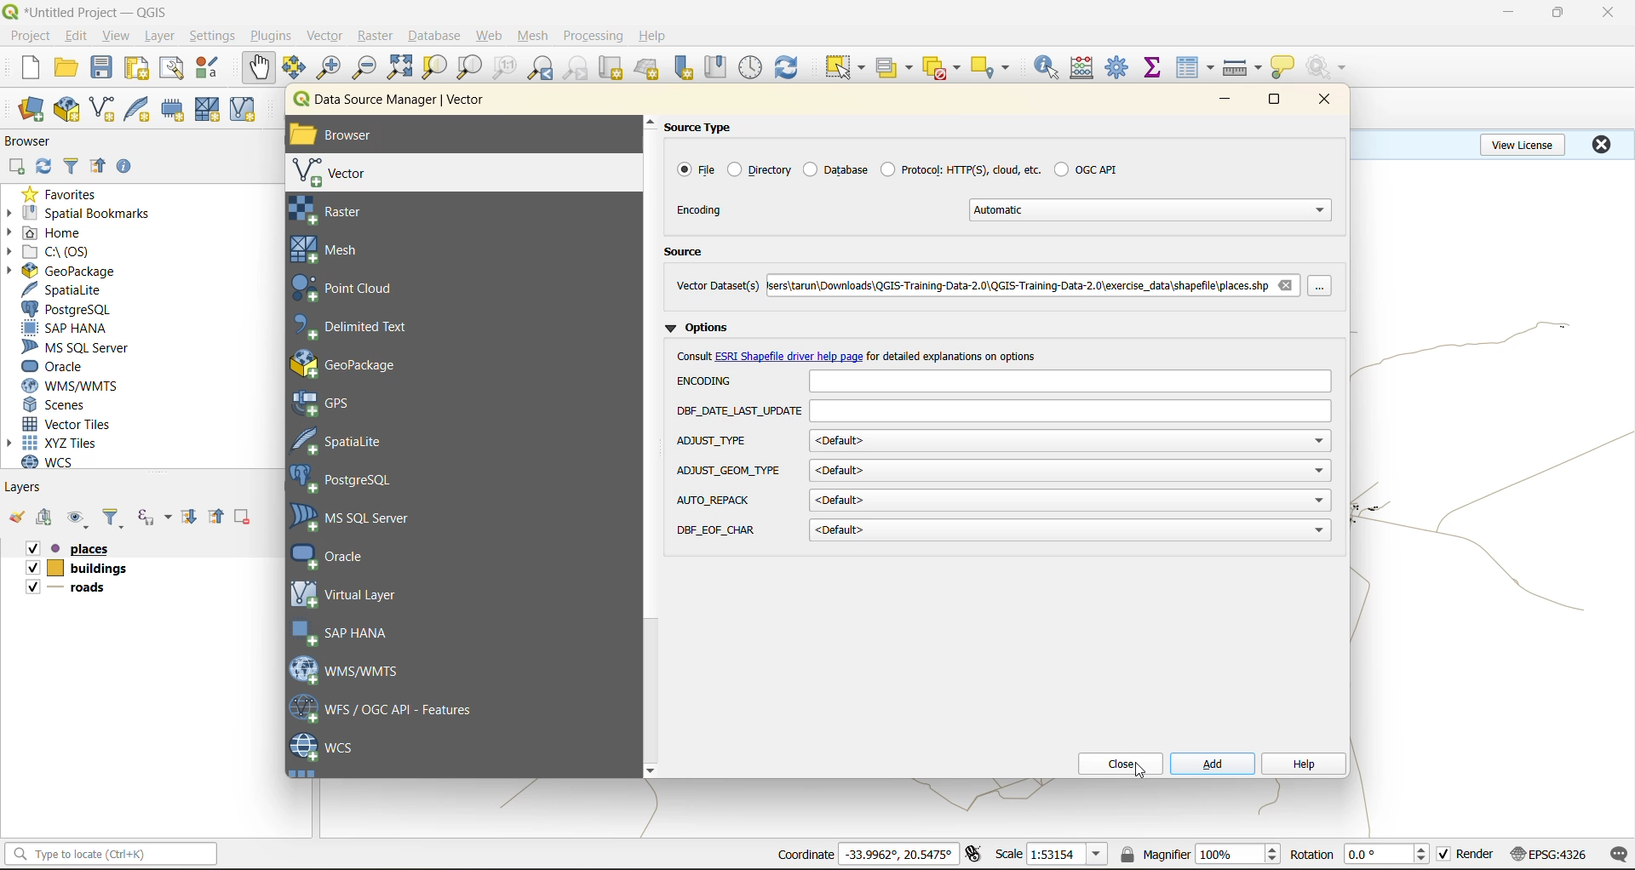 Image resolution: width=1635 pixels, height=870 pixels. Describe the element at coordinates (1319, 100) in the screenshot. I see `close` at that location.